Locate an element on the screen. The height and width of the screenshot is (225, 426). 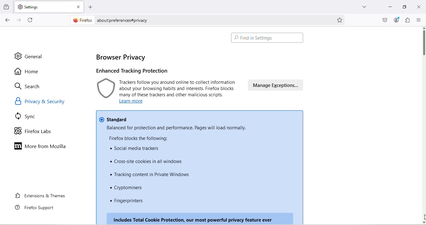
Search is located at coordinates (29, 87).